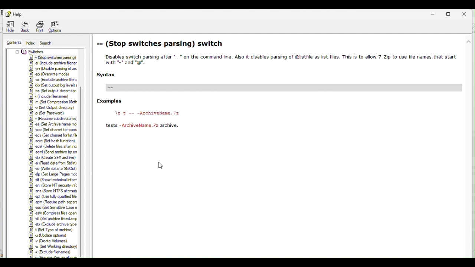 This screenshot has width=475, height=267. Describe the element at coordinates (55, 157) in the screenshot. I see `` at that location.